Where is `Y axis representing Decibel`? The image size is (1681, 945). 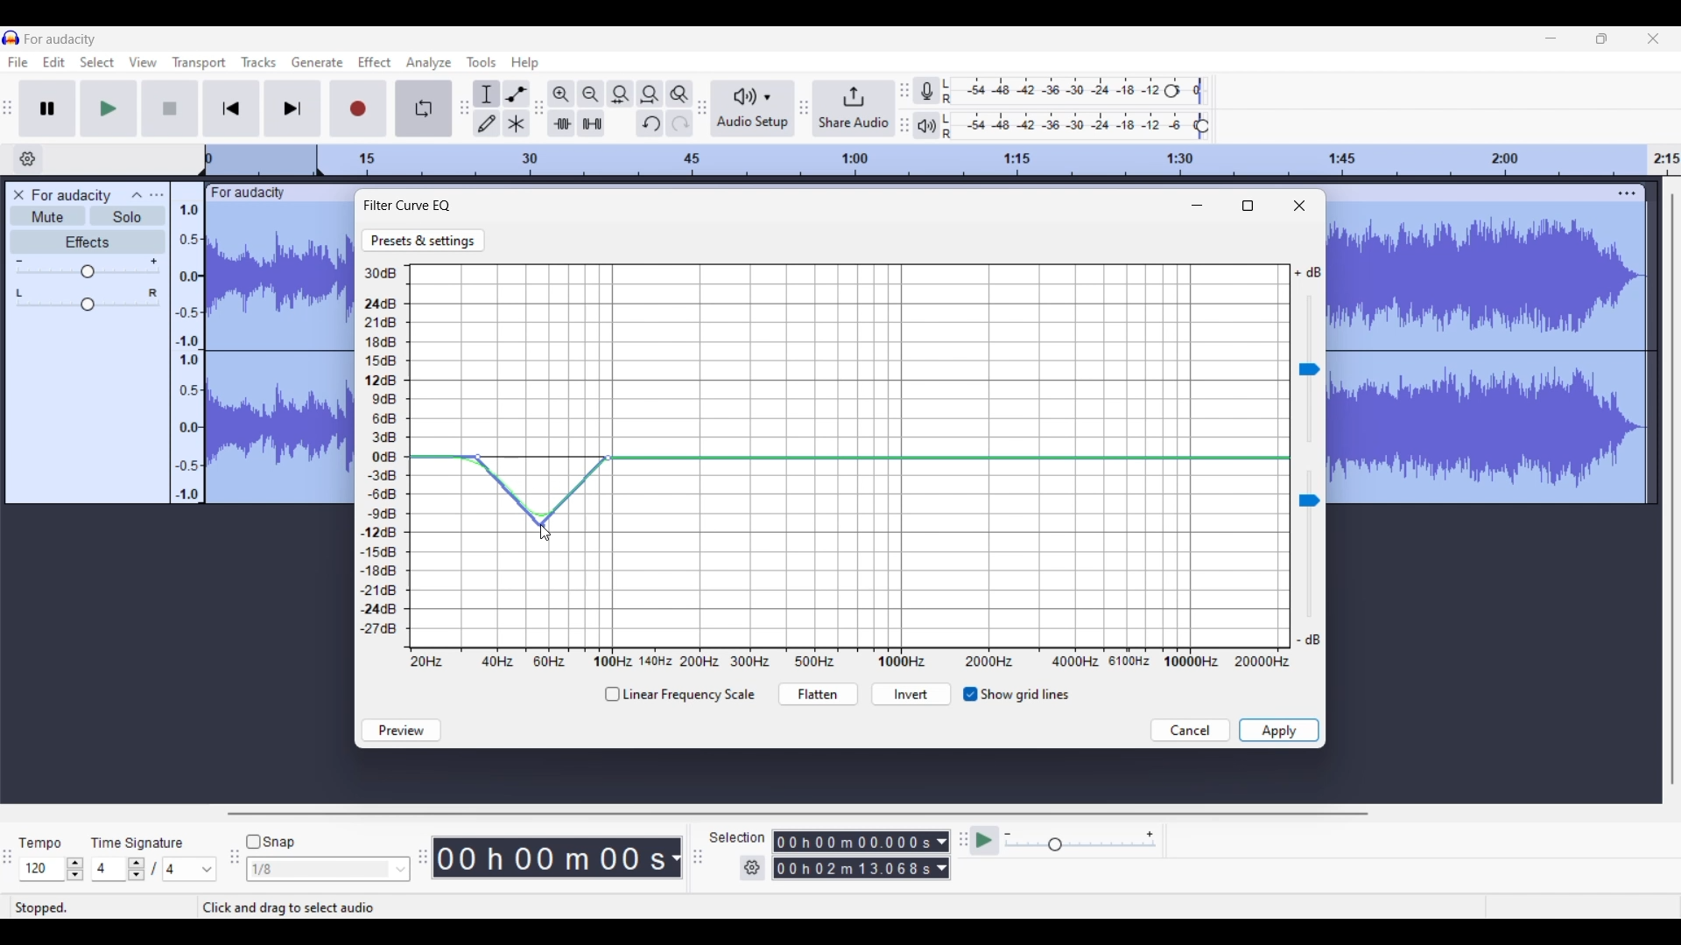
Y axis representing Decibel is located at coordinates (383, 452).